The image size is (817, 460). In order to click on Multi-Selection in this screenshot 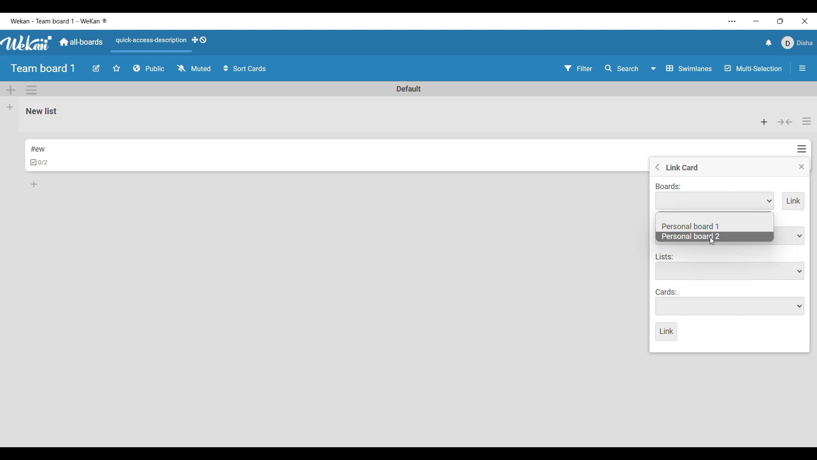, I will do `click(754, 69)`.